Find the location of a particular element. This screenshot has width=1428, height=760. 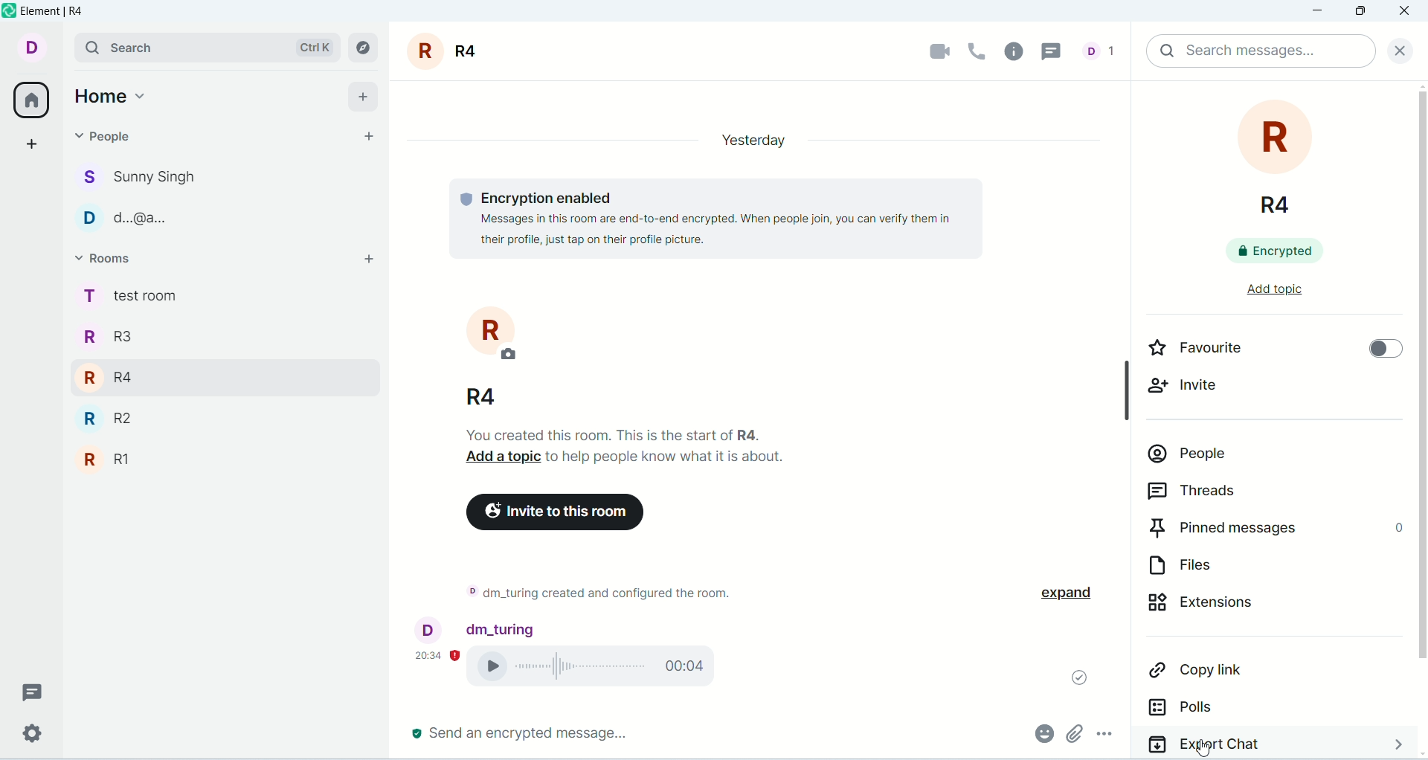

voice call is located at coordinates (600, 669).